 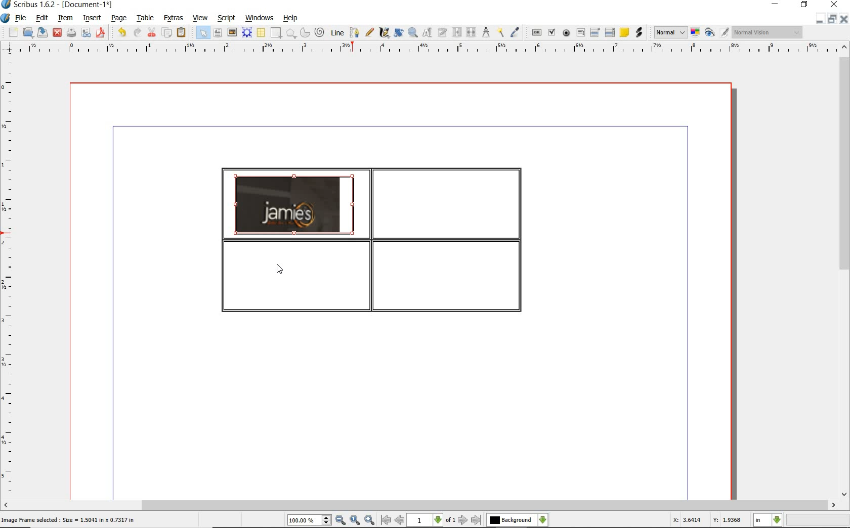 I want to click on select the current layer, so click(x=517, y=520).